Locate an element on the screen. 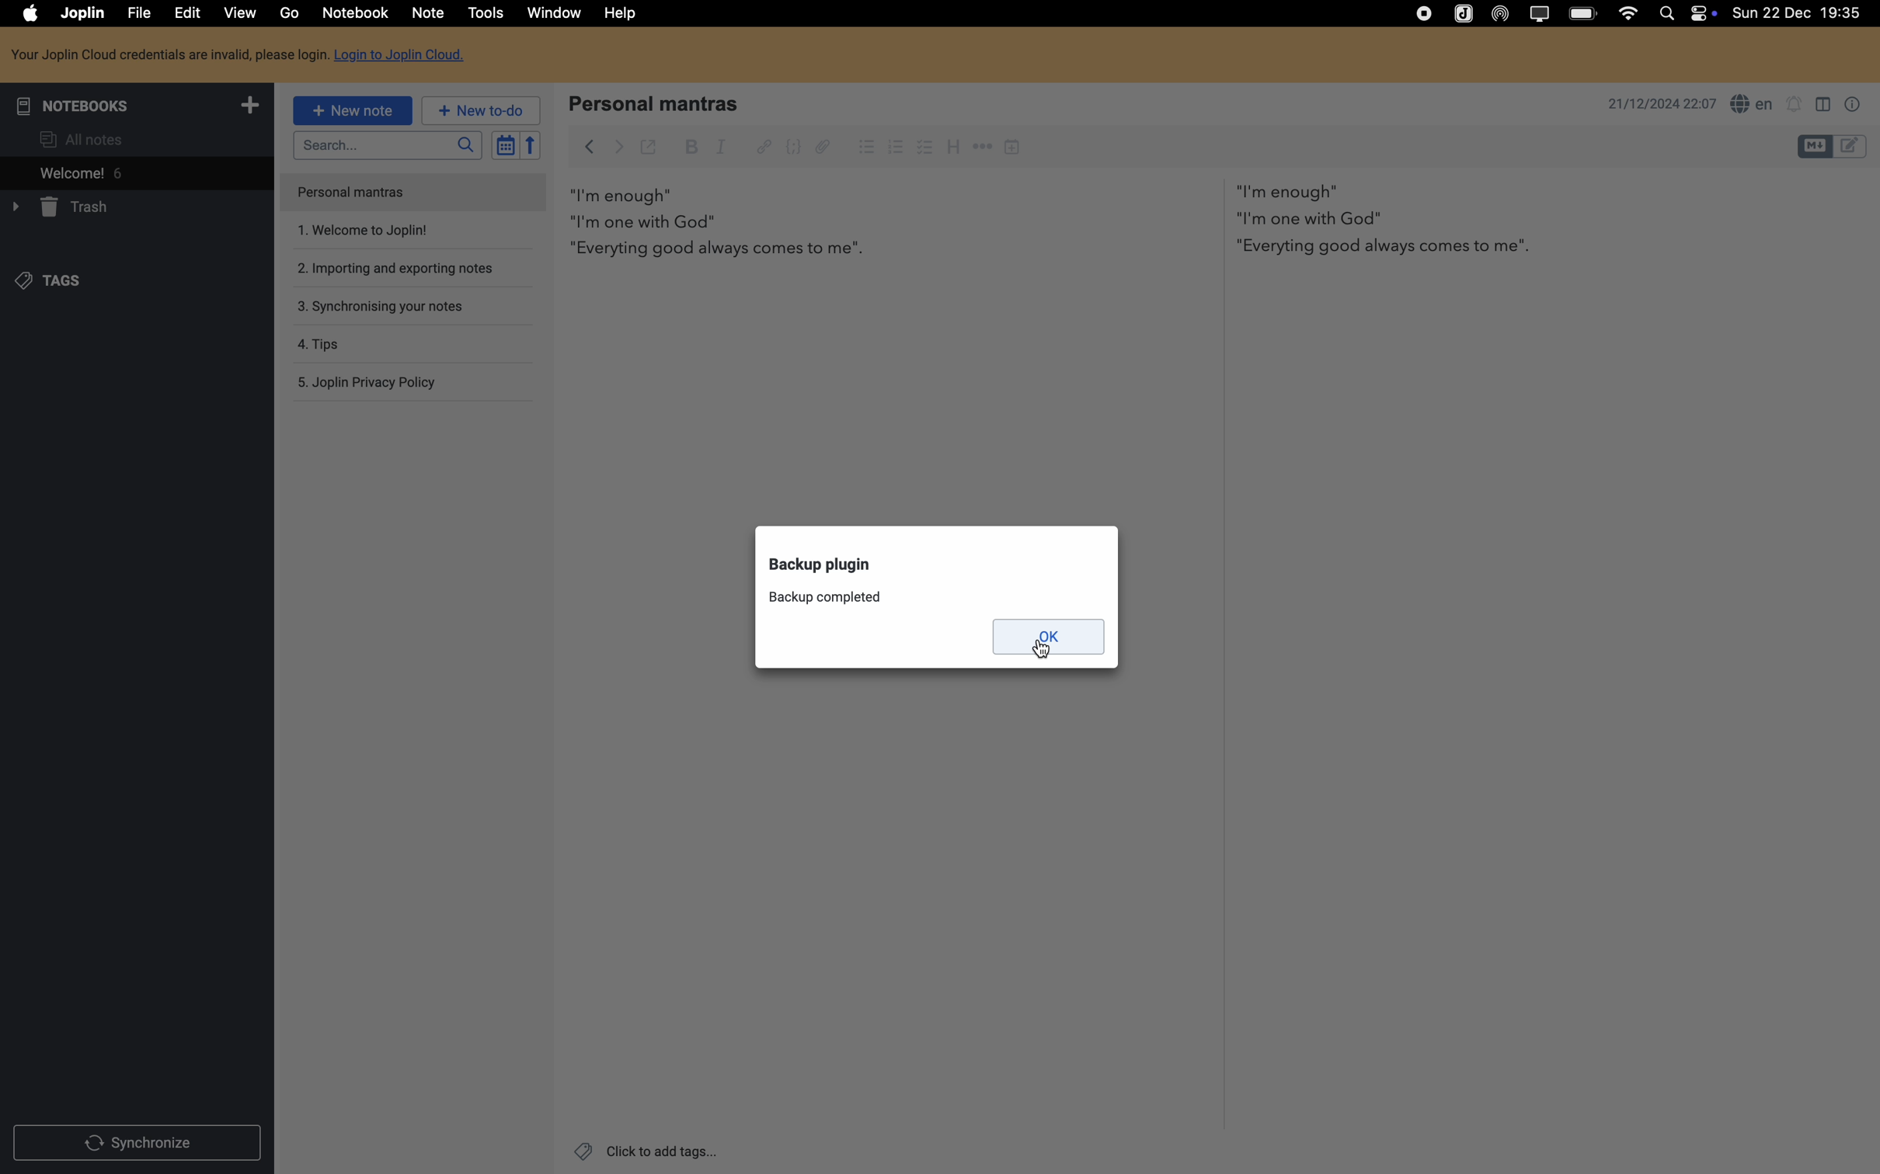 This screenshot has height=1174, width=1880. all notes is located at coordinates (82, 140).